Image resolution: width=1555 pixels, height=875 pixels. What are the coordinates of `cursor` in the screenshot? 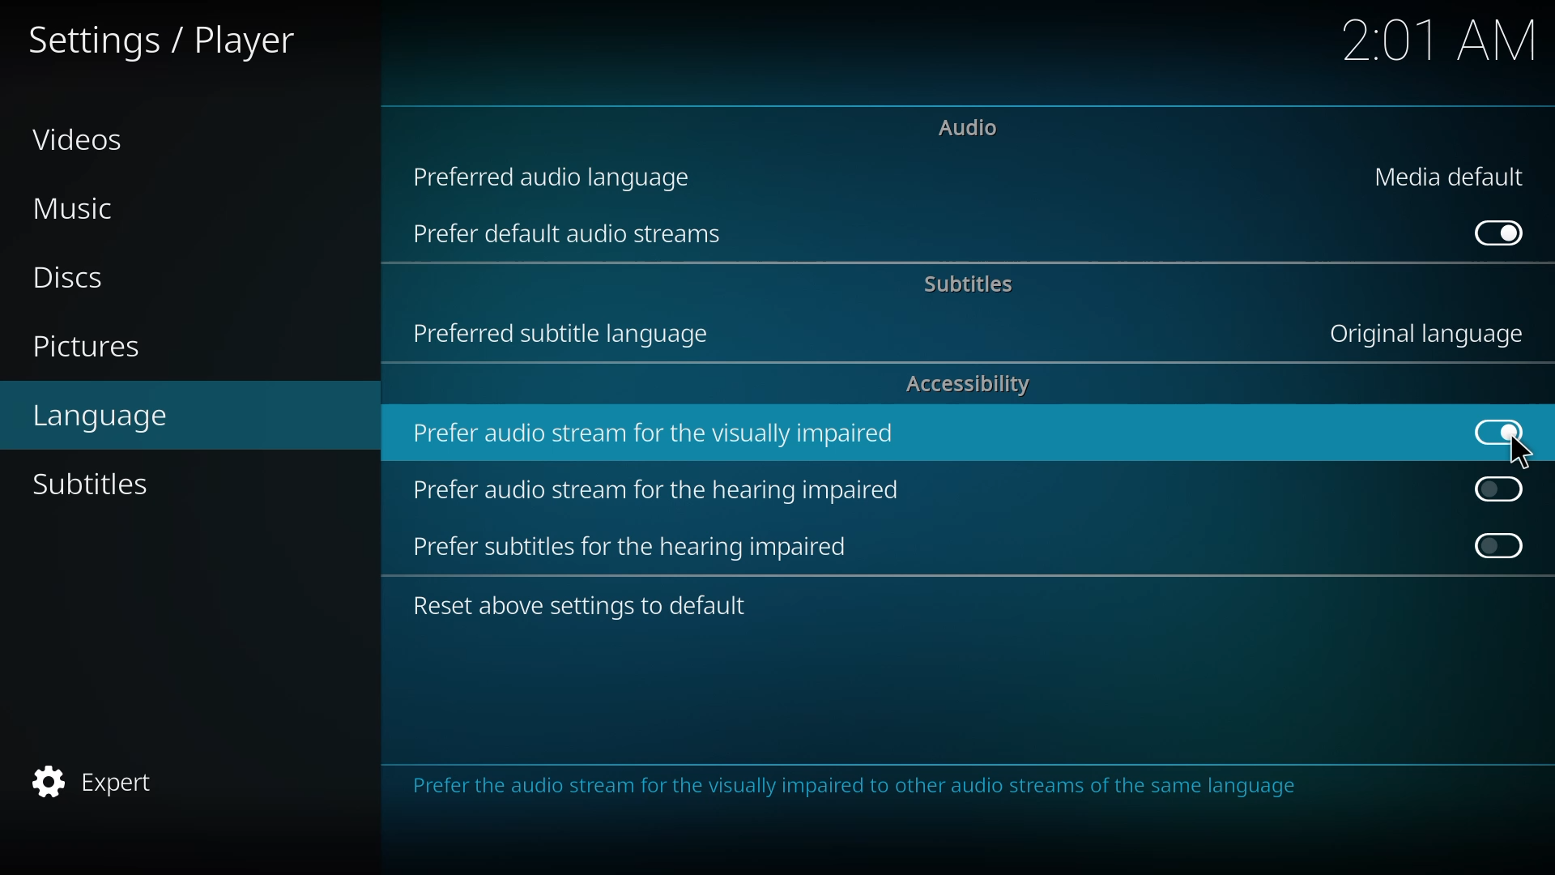 It's located at (1519, 450).